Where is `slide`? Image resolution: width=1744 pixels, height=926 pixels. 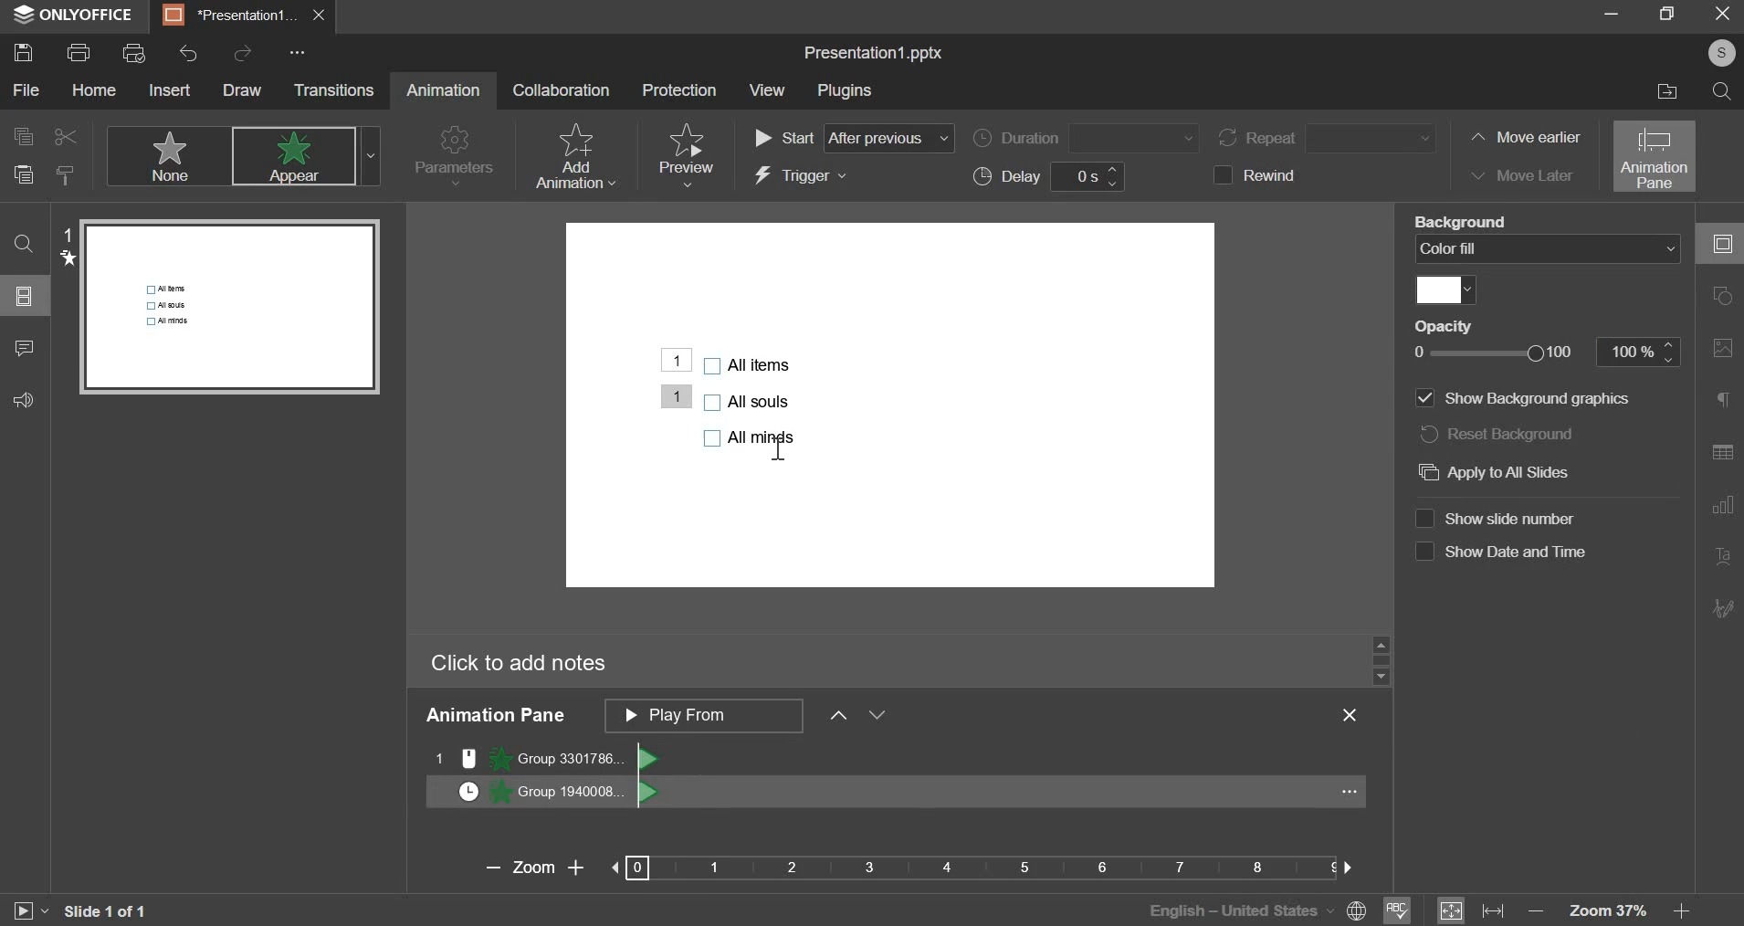
slide is located at coordinates (26, 296).